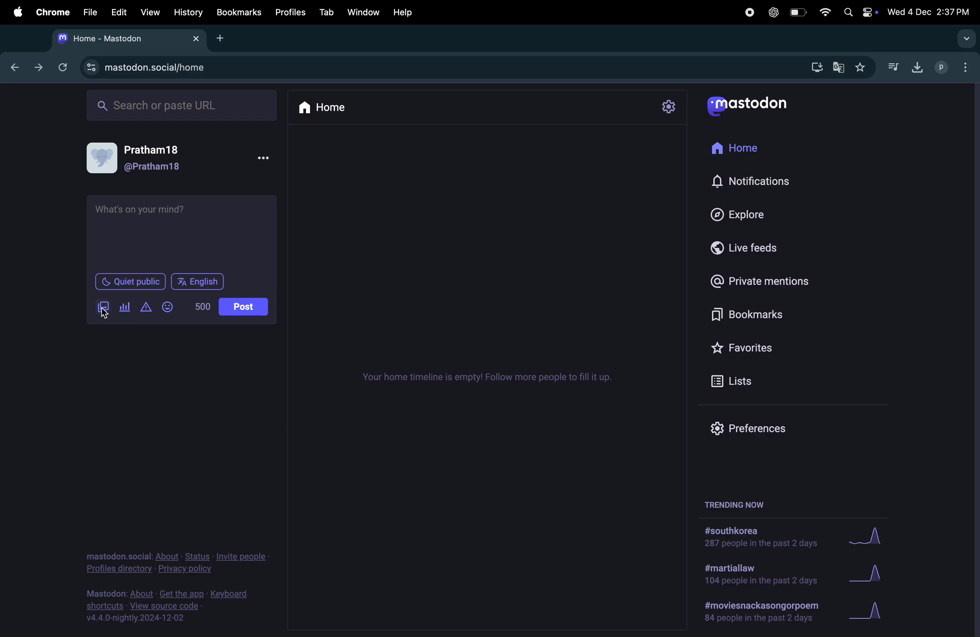 The image size is (980, 637). Describe the element at coordinates (762, 575) in the screenshot. I see `#martial flow` at that location.